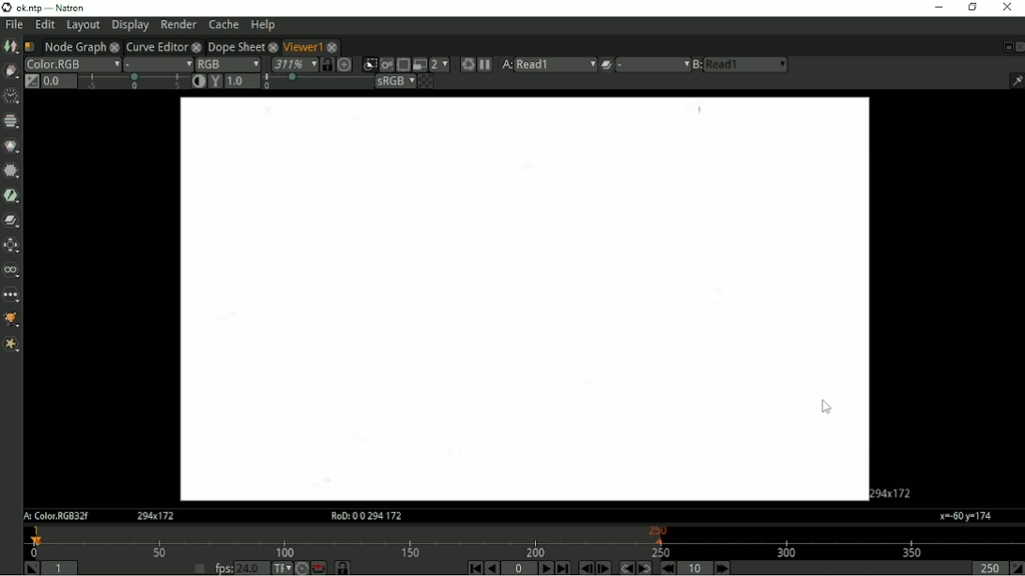  I want to click on Transform, so click(11, 246).